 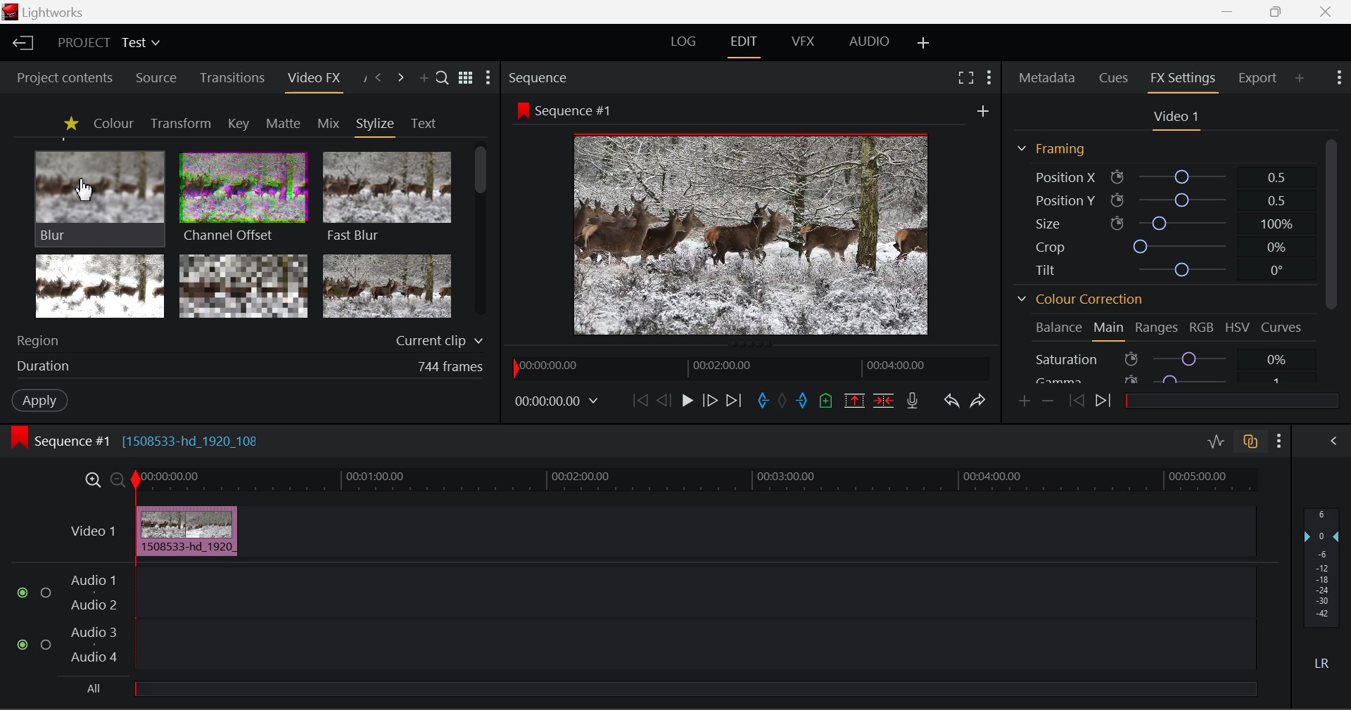 What do you see at coordinates (317, 79) in the screenshot?
I see `Video FX Panel Open` at bounding box center [317, 79].